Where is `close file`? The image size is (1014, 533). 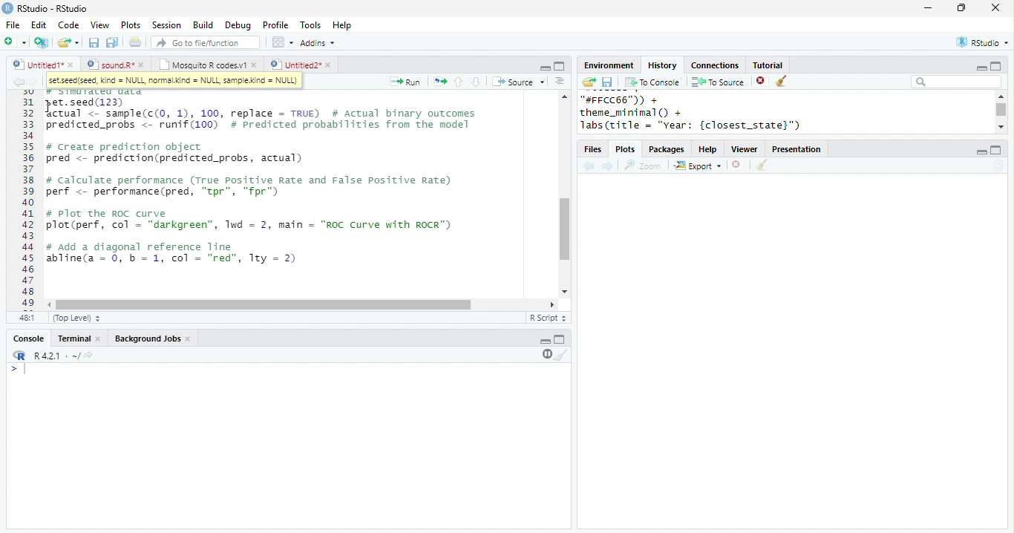 close file is located at coordinates (762, 82).